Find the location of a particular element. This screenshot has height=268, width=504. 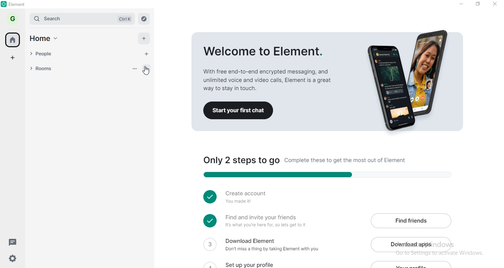

home is located at coordinates (14, 39).